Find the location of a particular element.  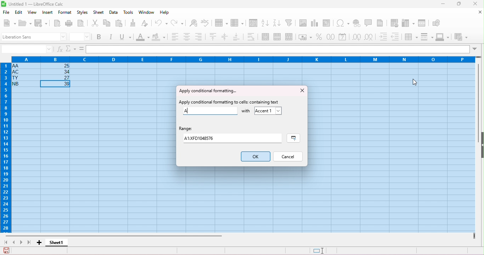

delete decimal is located at coordinates (369, 37).